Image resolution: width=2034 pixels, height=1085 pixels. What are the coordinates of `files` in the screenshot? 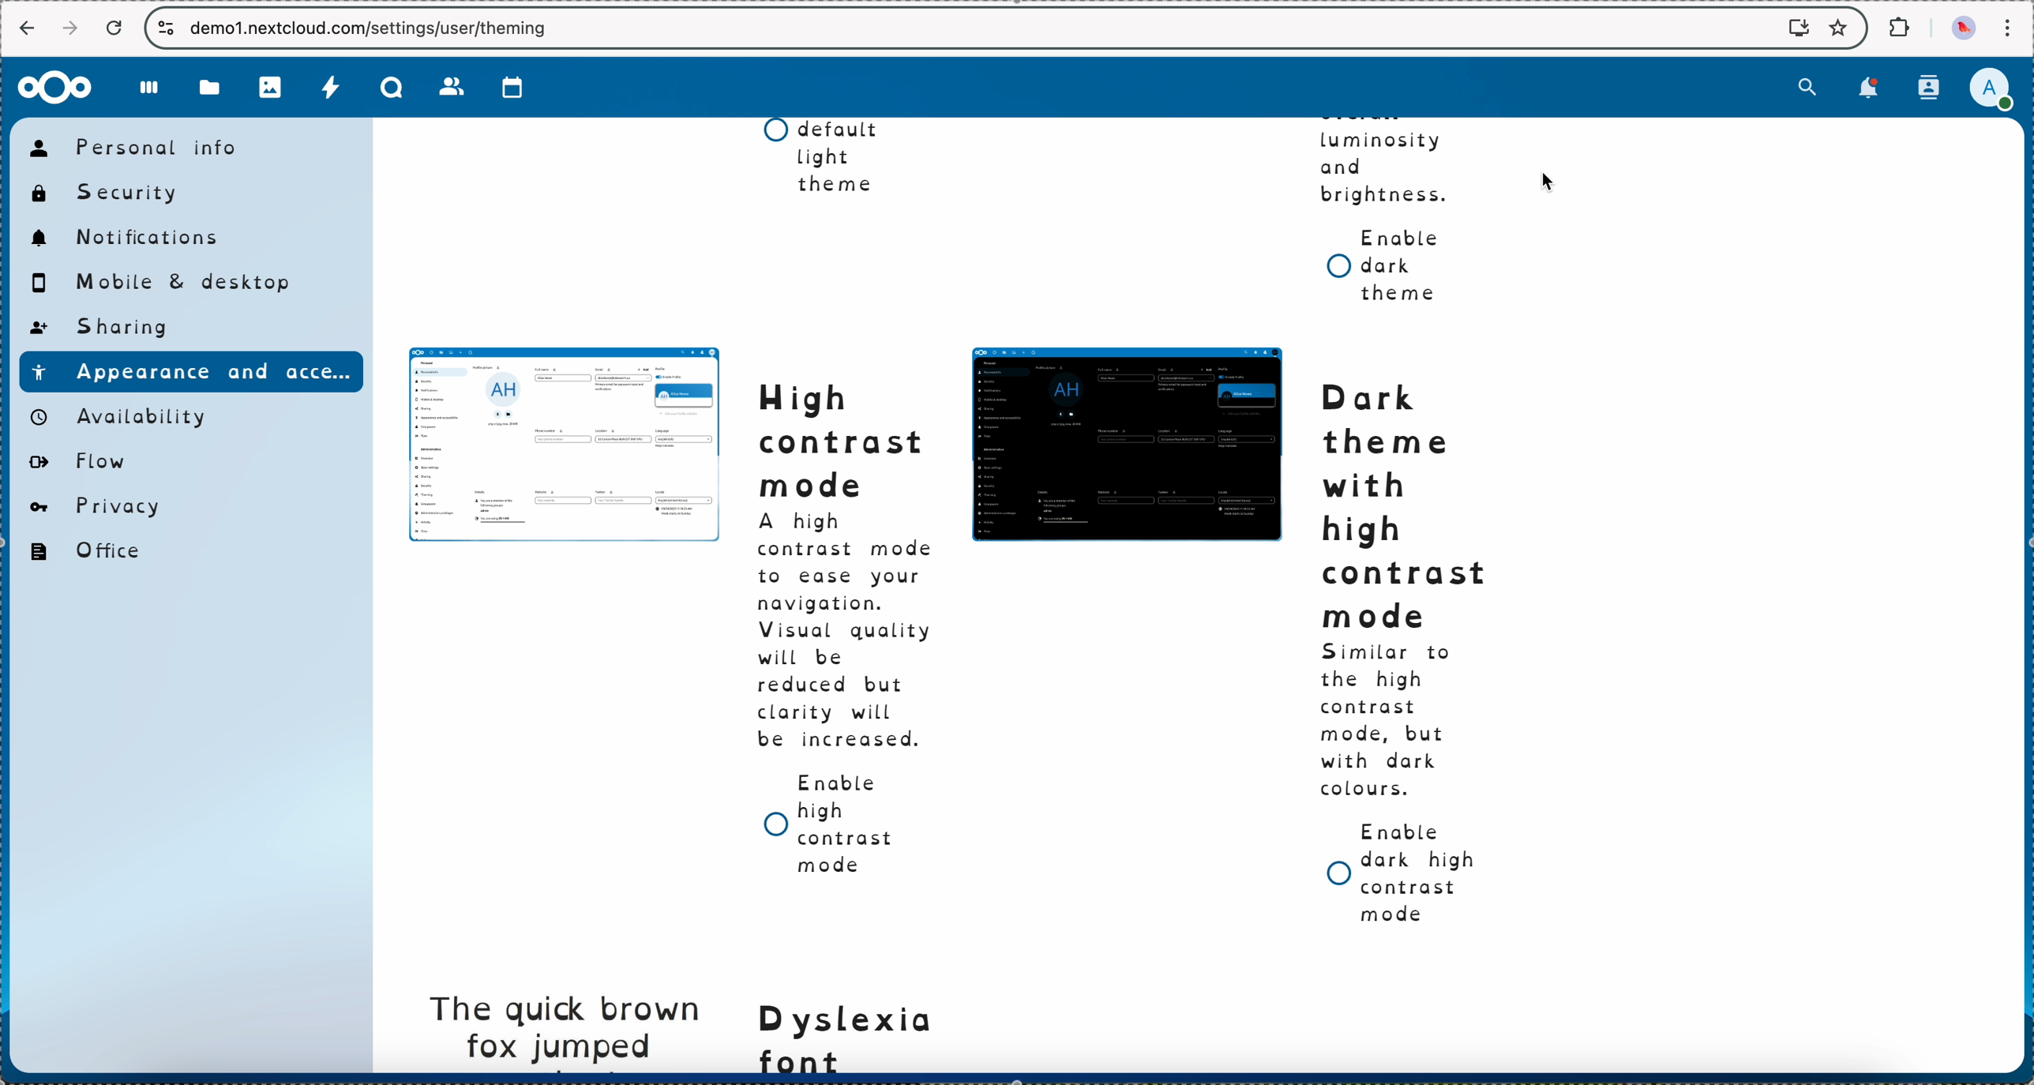 It's located at (211, 92).